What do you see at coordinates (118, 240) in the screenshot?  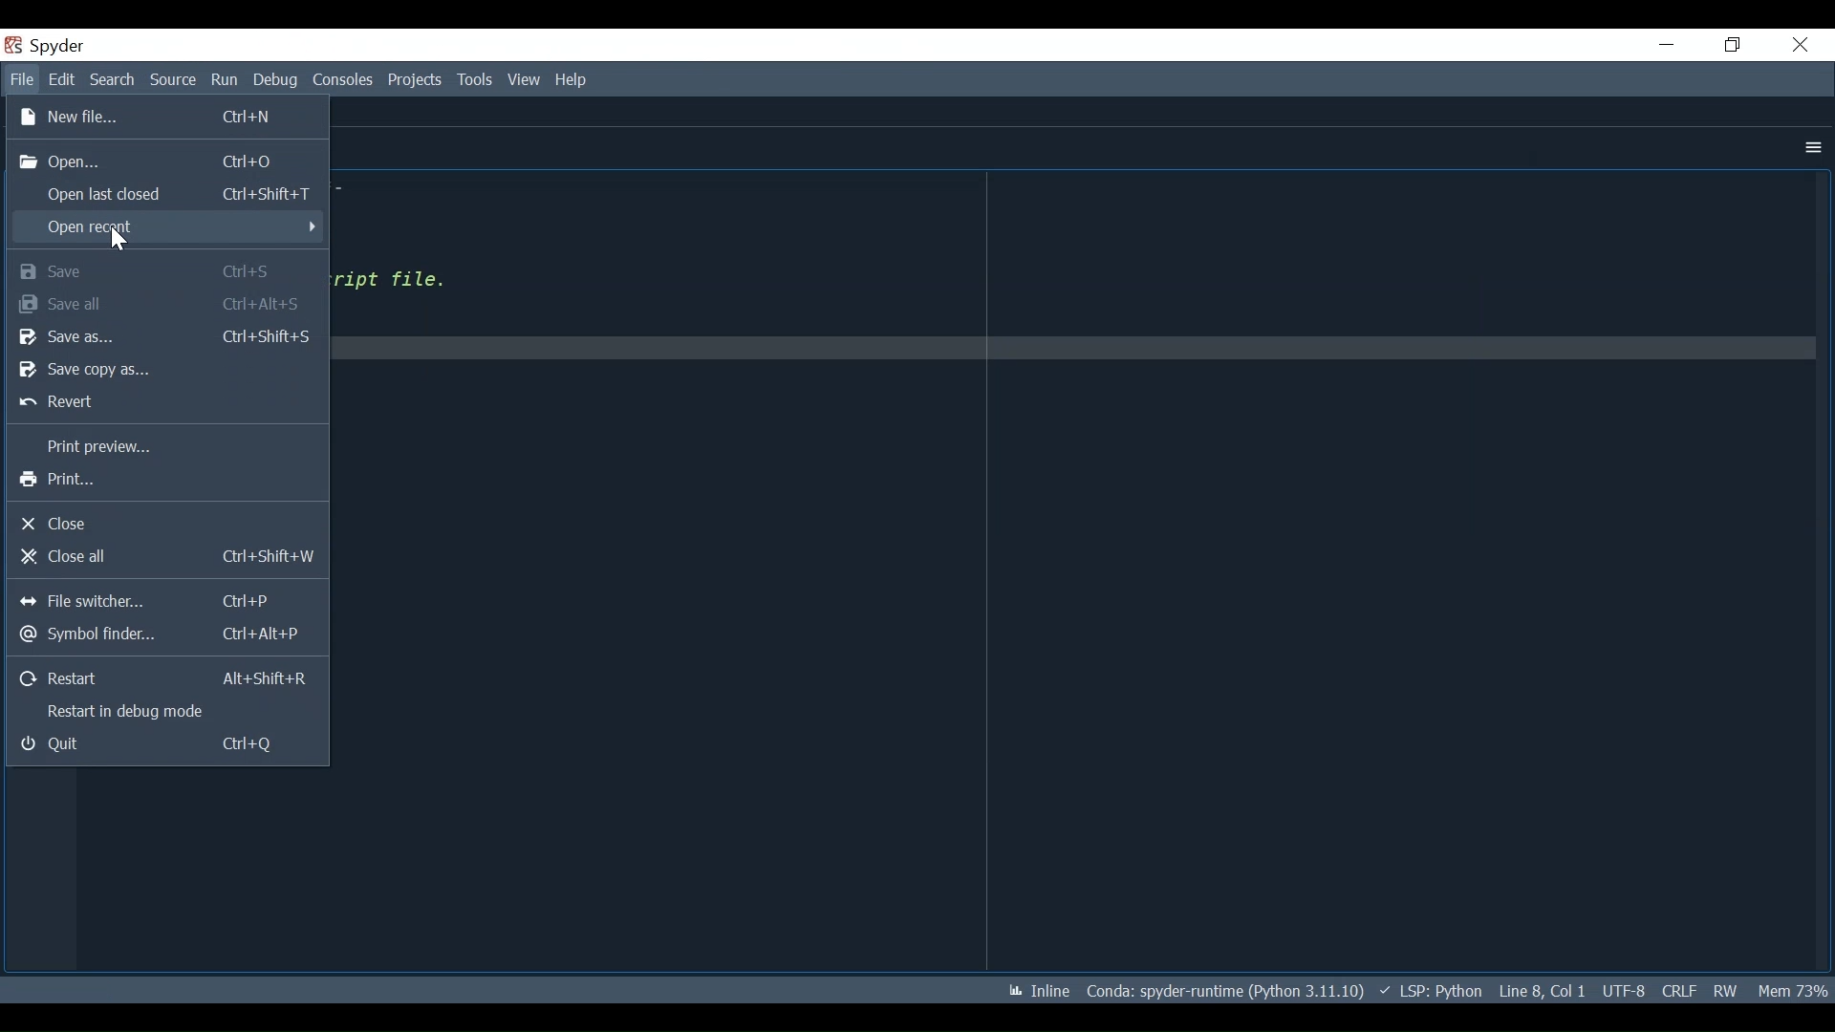 I see `Cursor` at bounding box center [118, 240].